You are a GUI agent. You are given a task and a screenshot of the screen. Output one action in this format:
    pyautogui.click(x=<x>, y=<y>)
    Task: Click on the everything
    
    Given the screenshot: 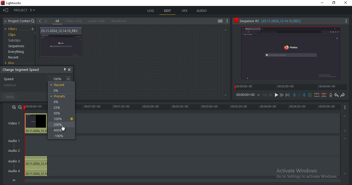 What is the action you would take?
    pyautogui.click(x=16, y=52)
    